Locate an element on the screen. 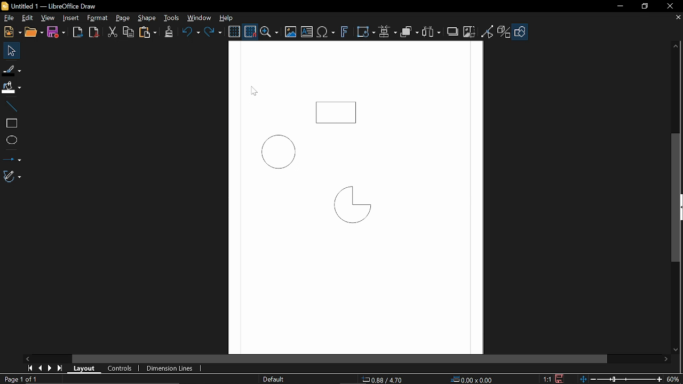 The image size is (683, 384). Curves and polygons is located at coordinates (12, 177).